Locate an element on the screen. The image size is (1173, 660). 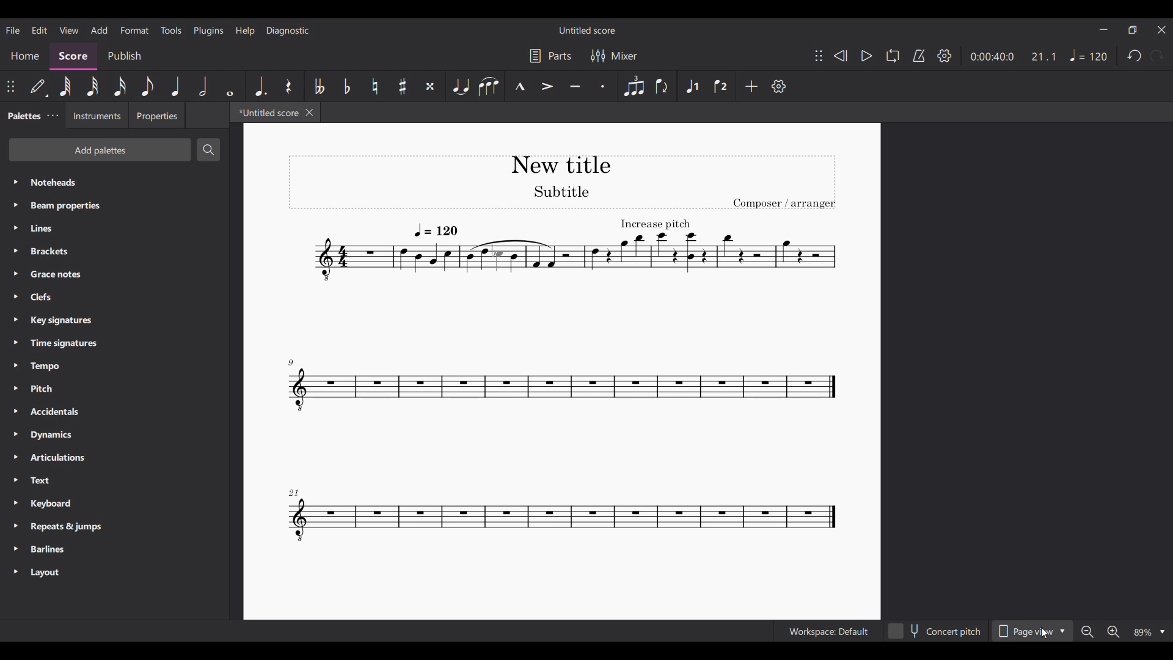
Score duration is located at coordinates (992, 56).